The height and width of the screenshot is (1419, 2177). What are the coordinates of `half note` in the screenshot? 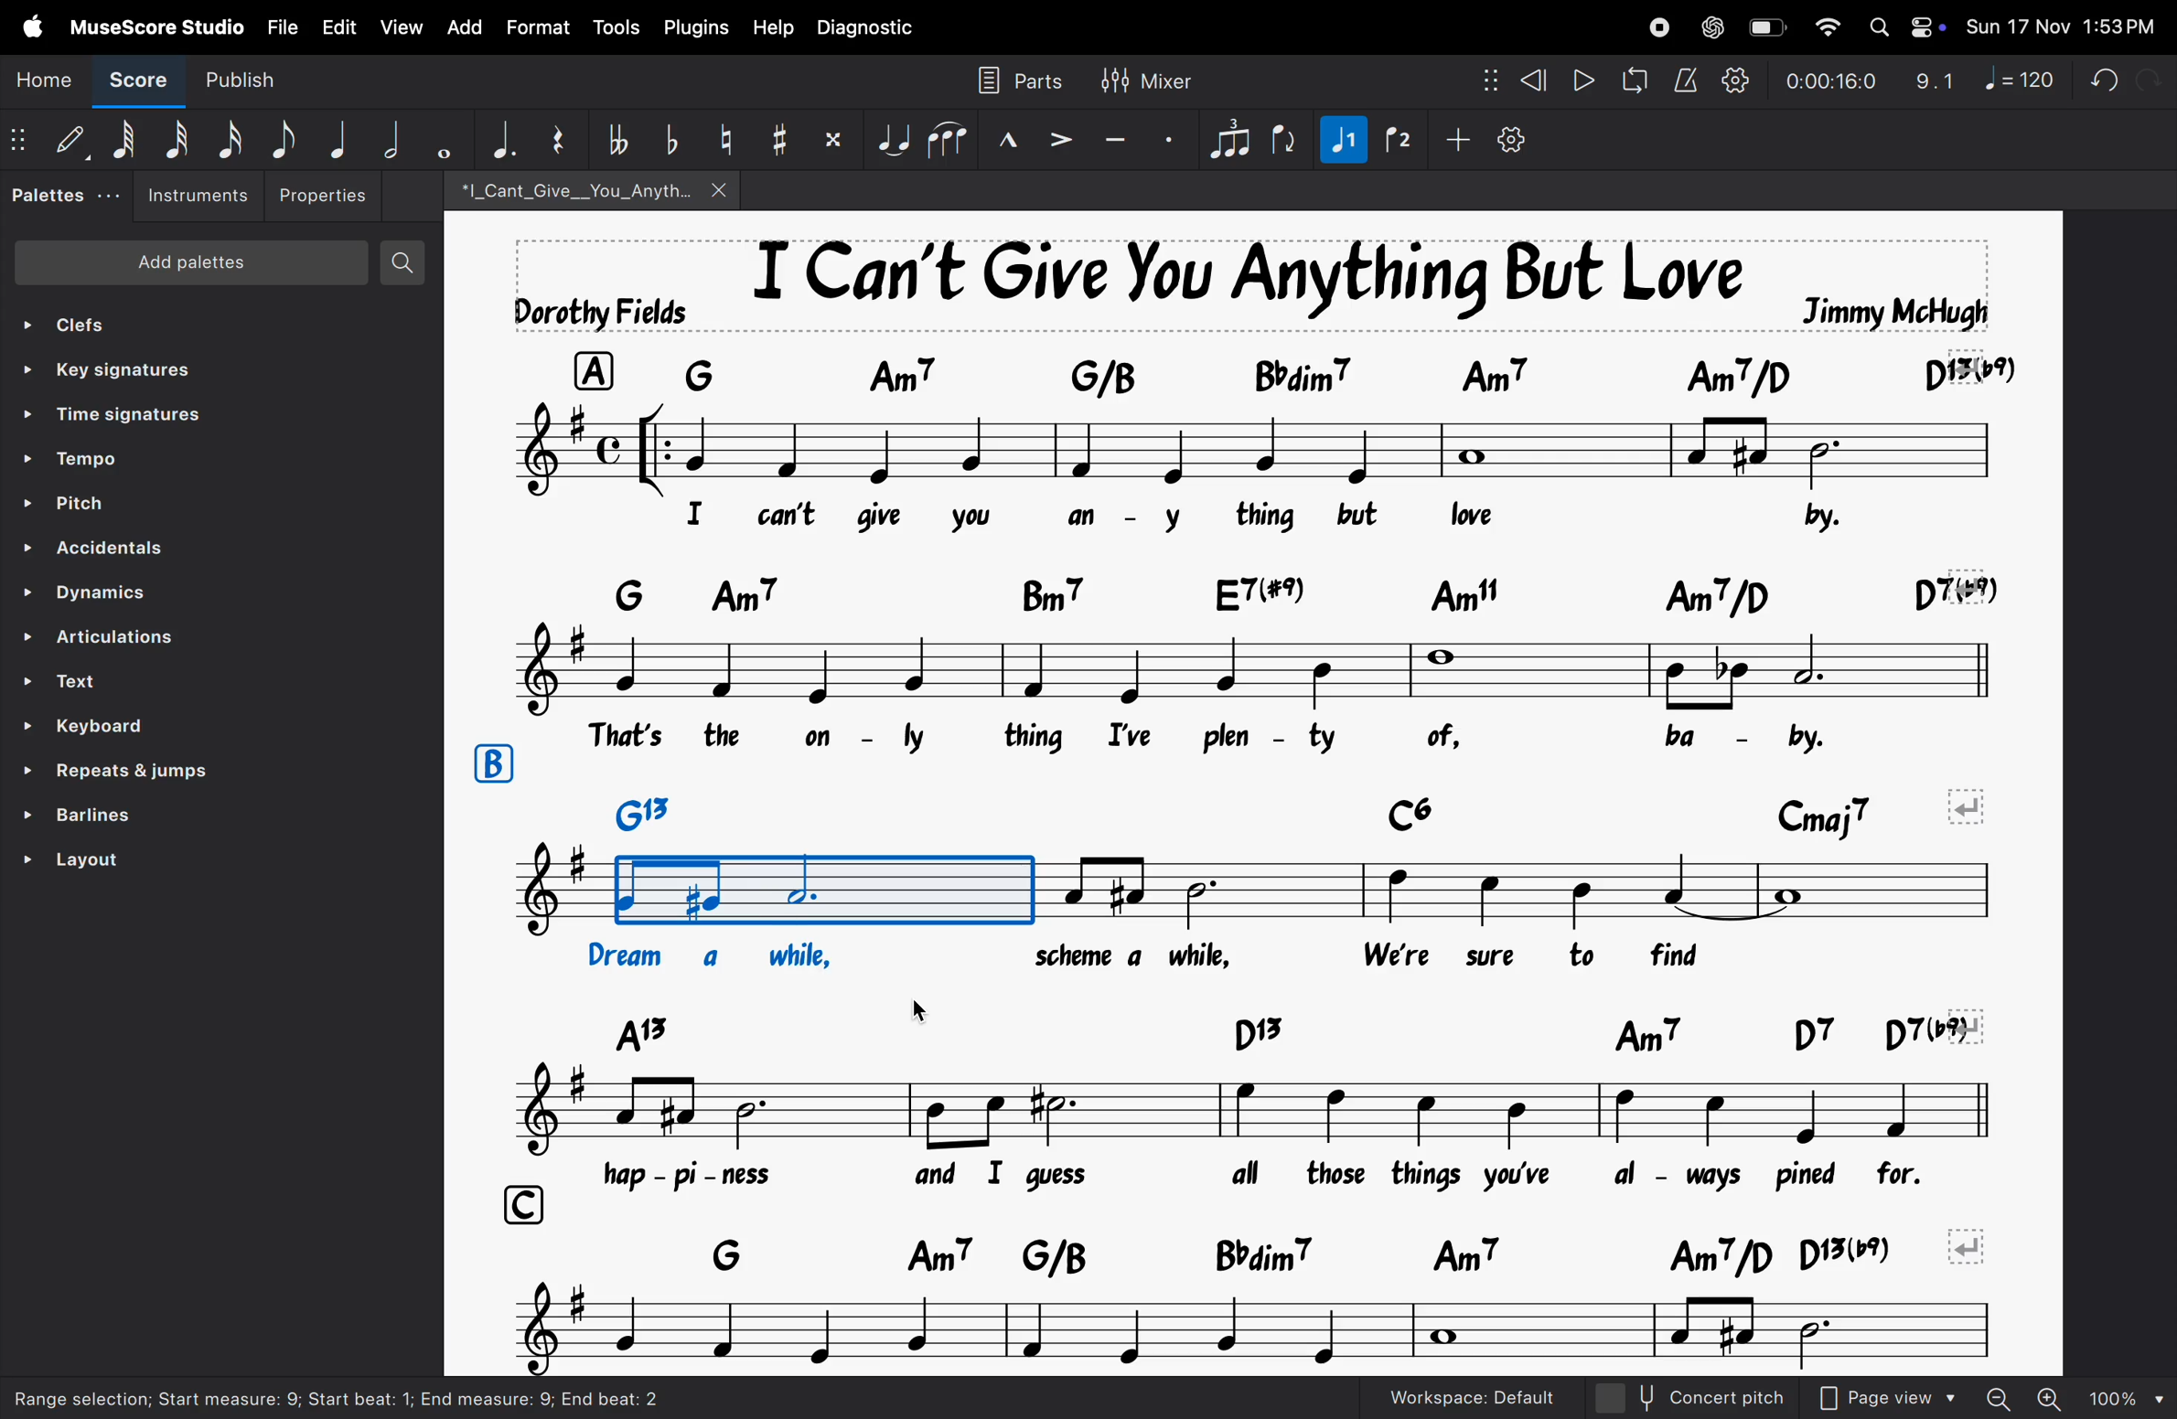 It's located at (387, 139).